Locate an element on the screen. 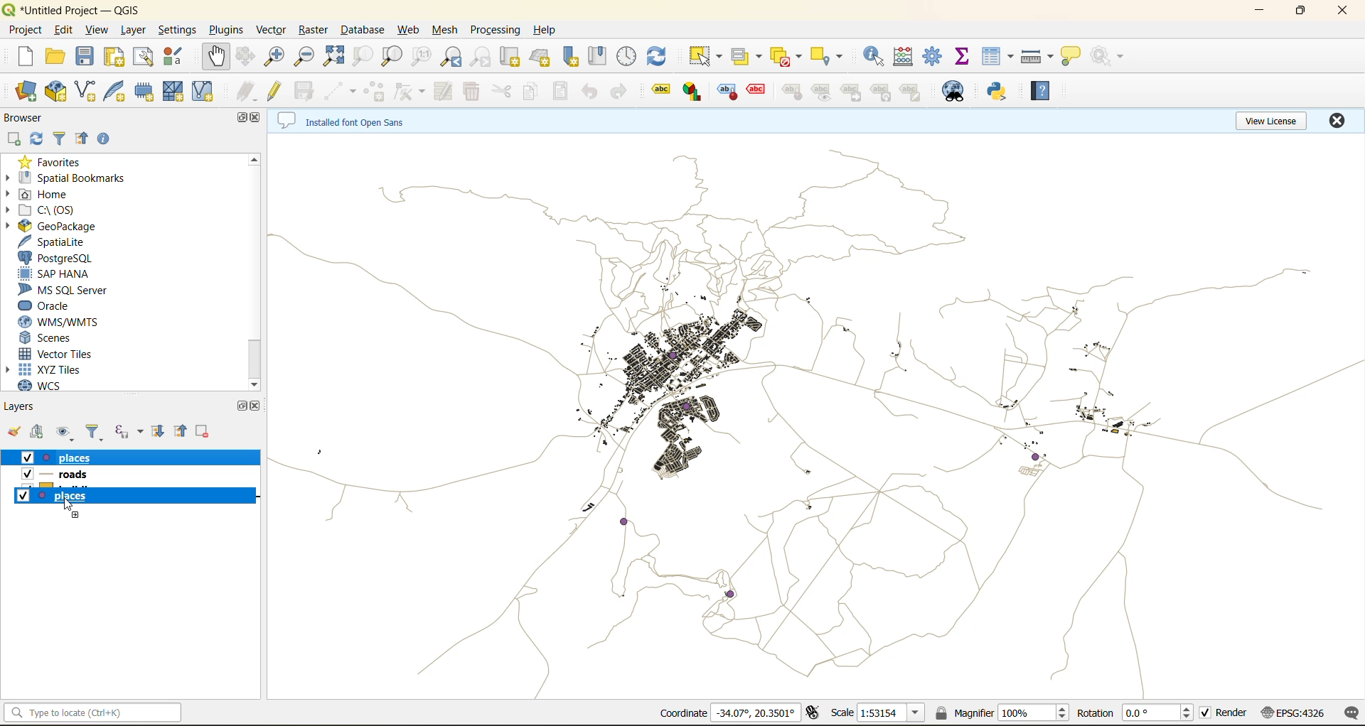  layer labeling is located at coordinates (659, 92).